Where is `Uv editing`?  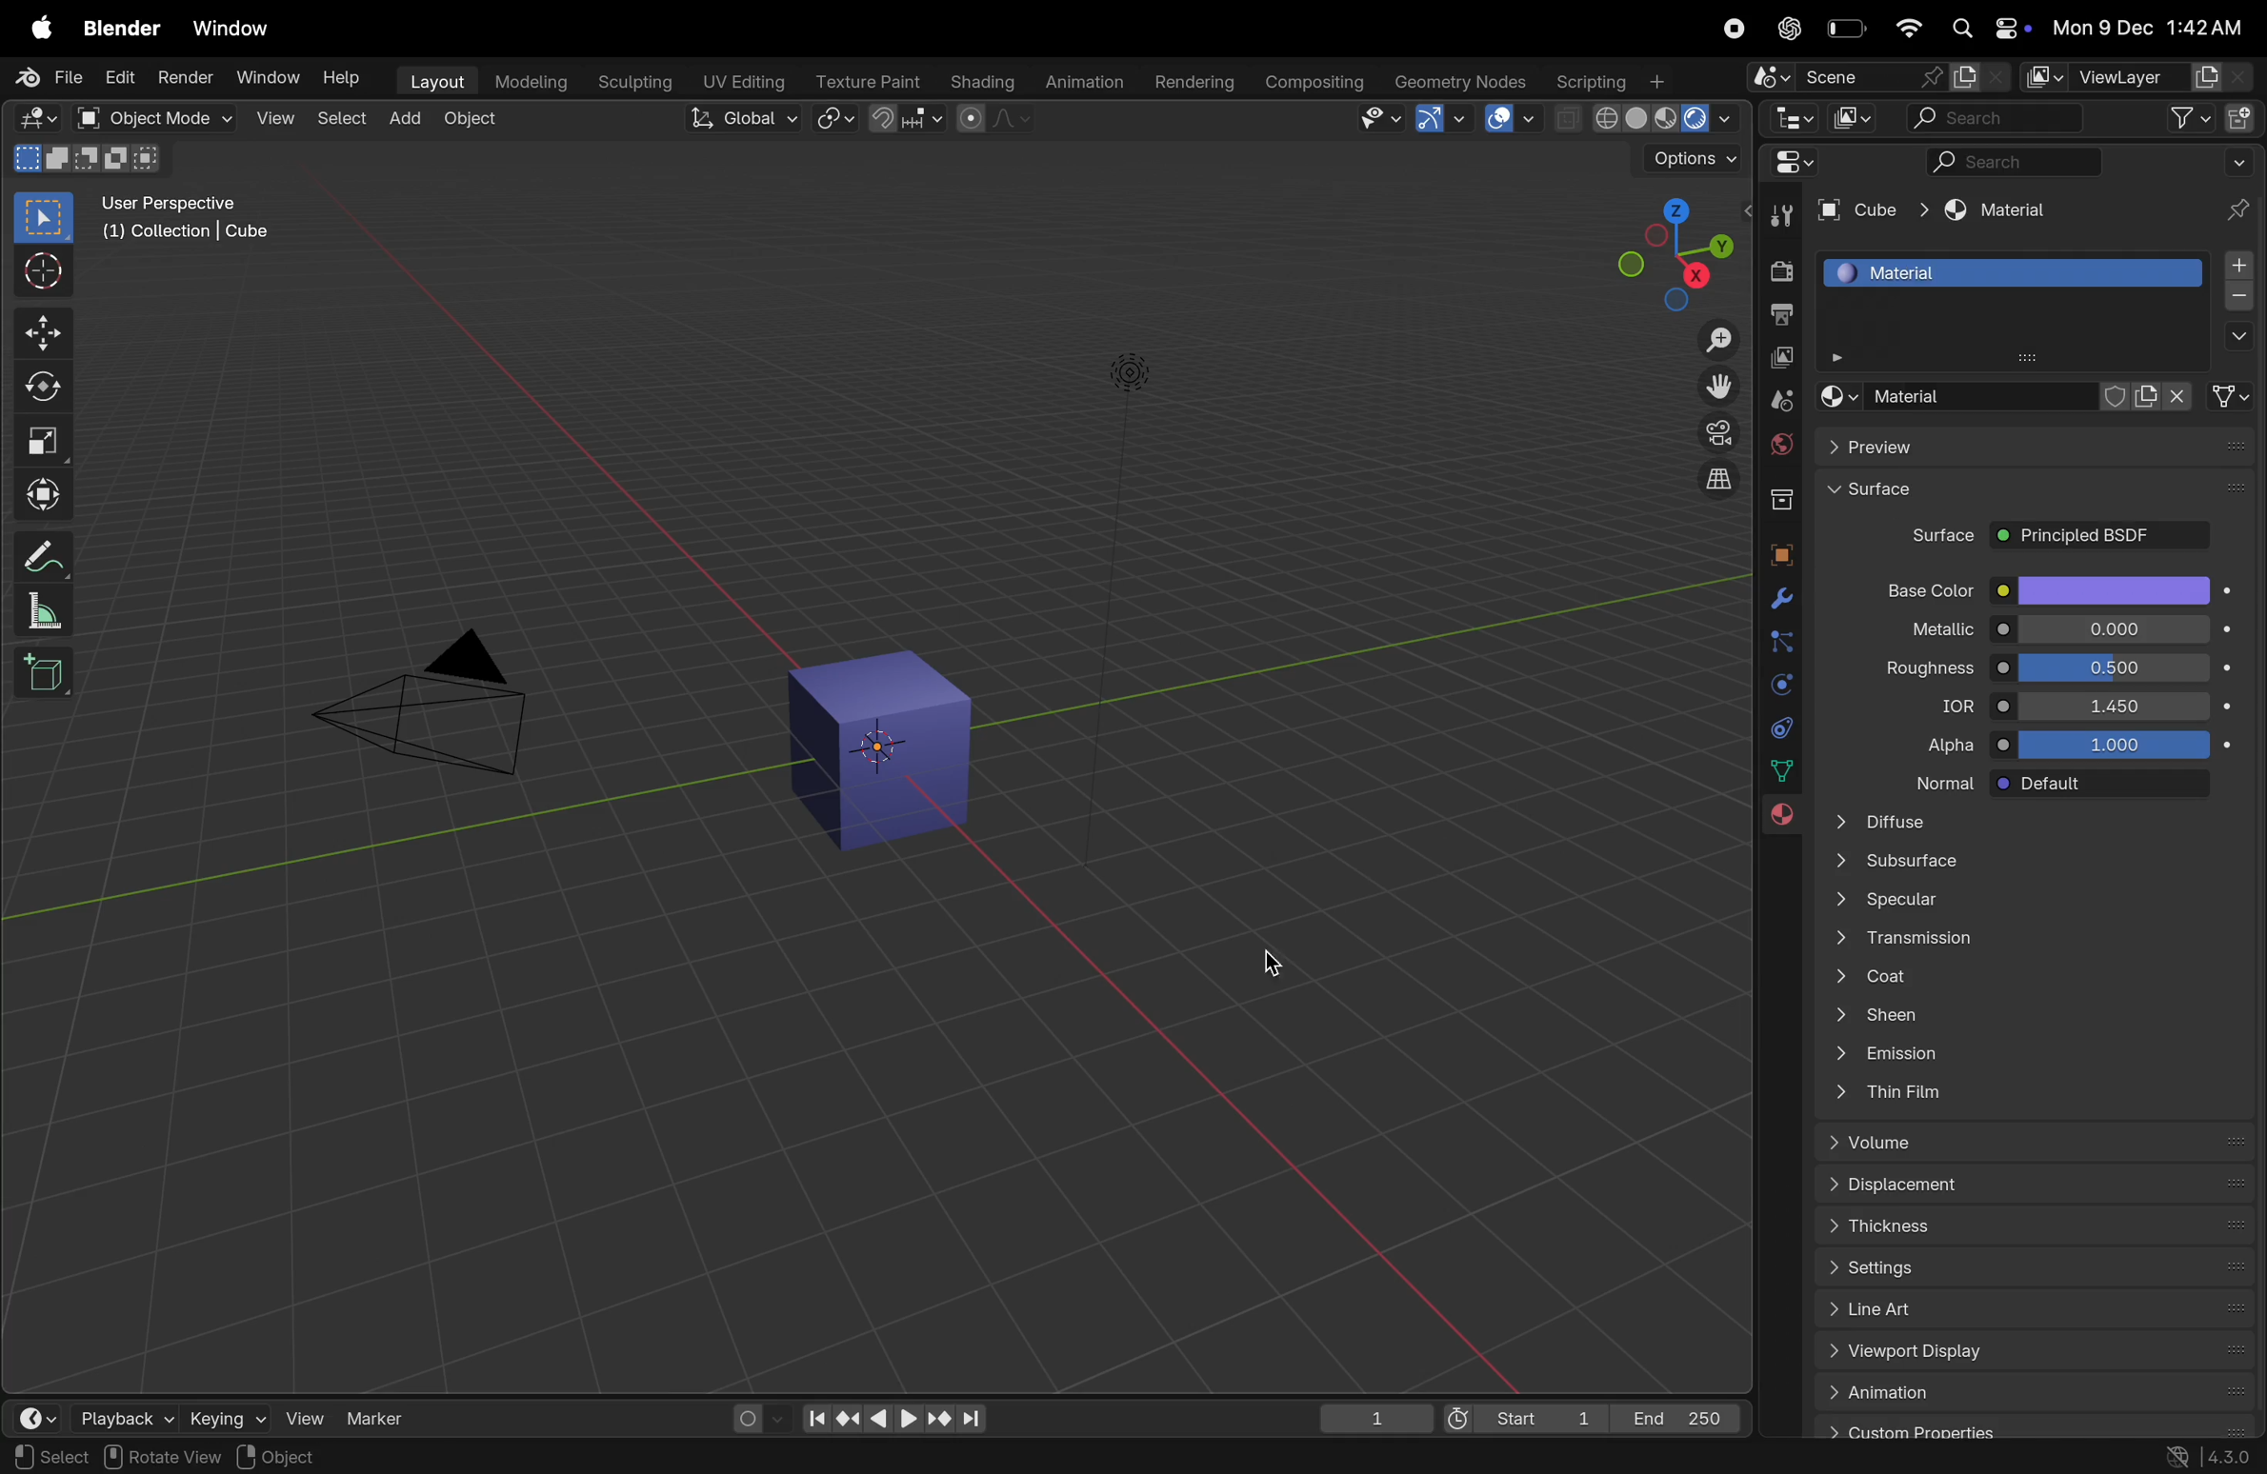
Uv editing is located at coordinates (741, 80).